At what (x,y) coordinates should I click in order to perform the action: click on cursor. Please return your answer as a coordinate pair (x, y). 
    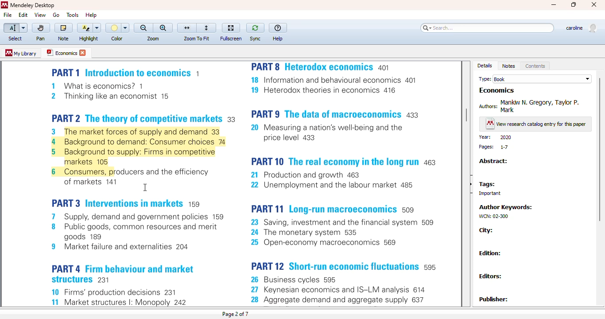
    Looking at the image, I should click on (144, 187).